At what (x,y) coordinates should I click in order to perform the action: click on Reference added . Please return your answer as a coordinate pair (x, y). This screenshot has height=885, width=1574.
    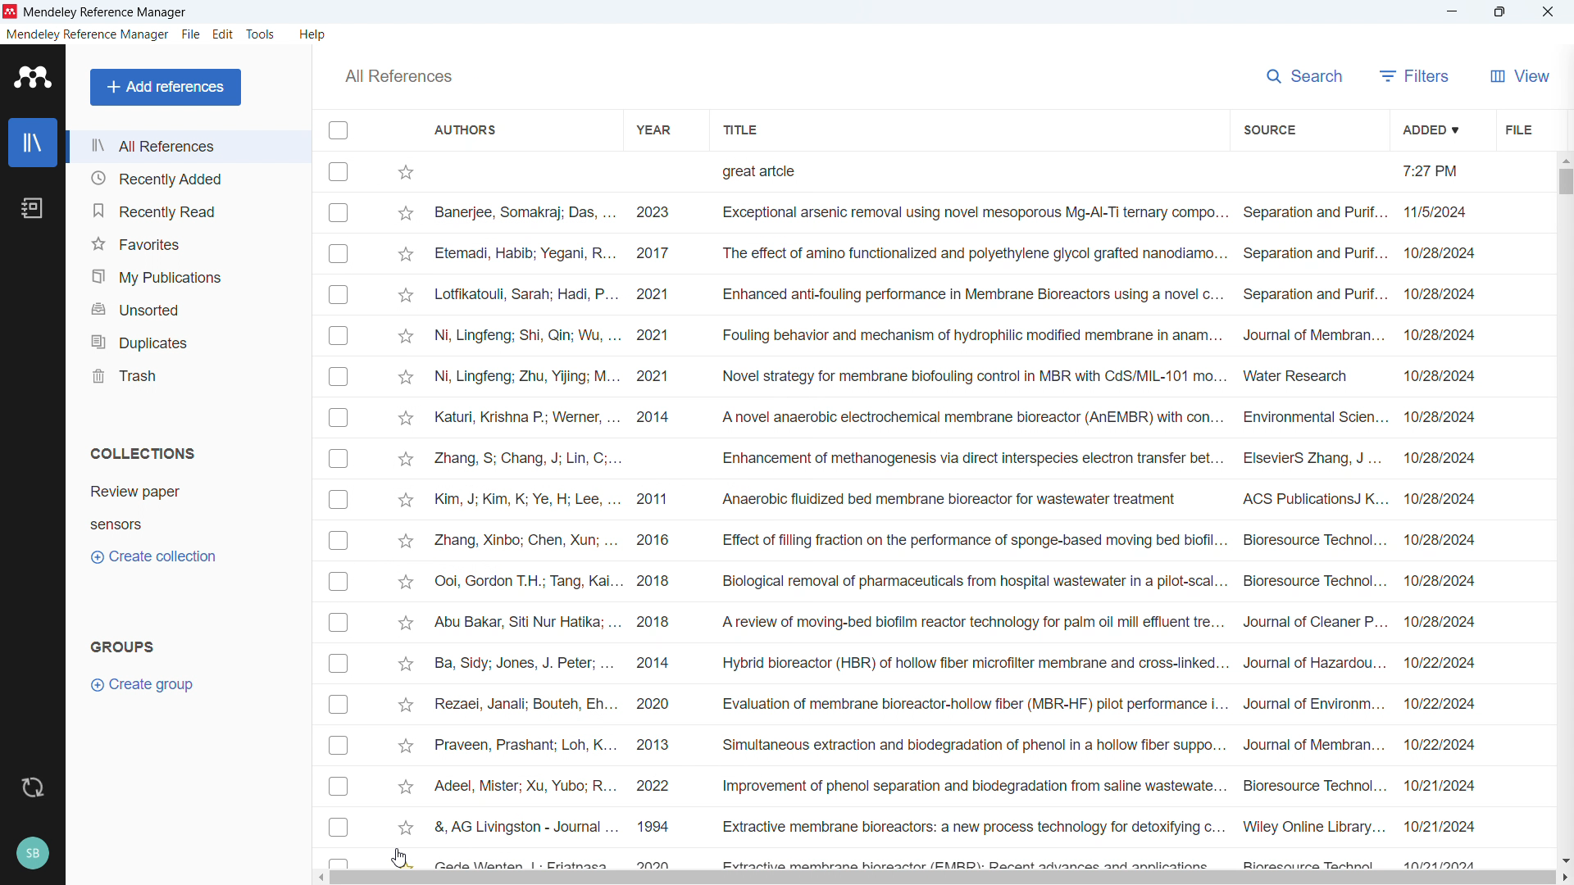
    Looking at the image, I should click on (932, 172).